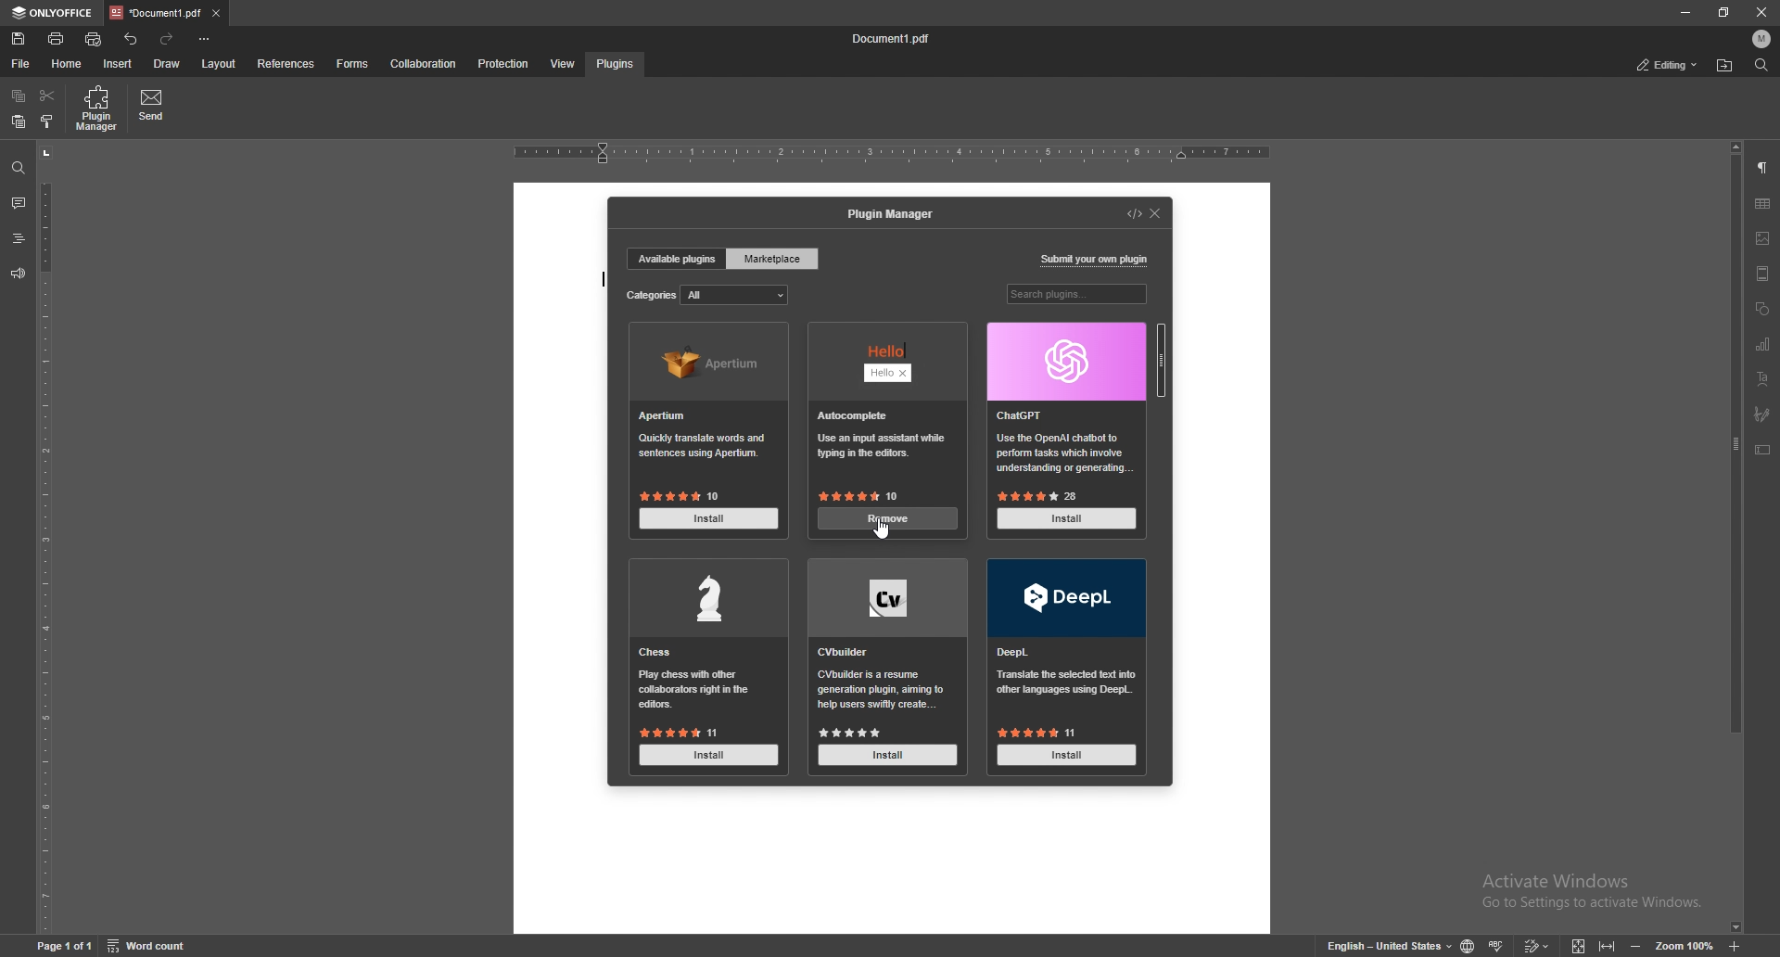 This screenshot has height=957, width=1780. What do you see at coordinates (709, 414) in the screenshot?
I see `apertium` at bounding box center [709, 414].